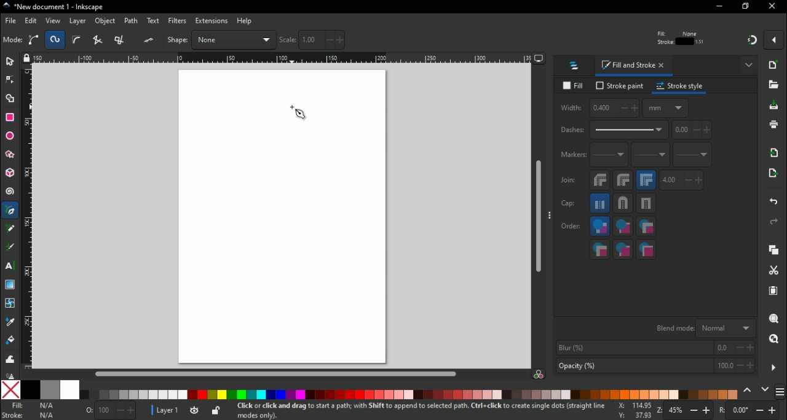 This screenshot has width=787, height=420. What do you see at coordinates (10, 158) in the screenshot?
I see `star/polygon tool` at bounding box center [10, 158].